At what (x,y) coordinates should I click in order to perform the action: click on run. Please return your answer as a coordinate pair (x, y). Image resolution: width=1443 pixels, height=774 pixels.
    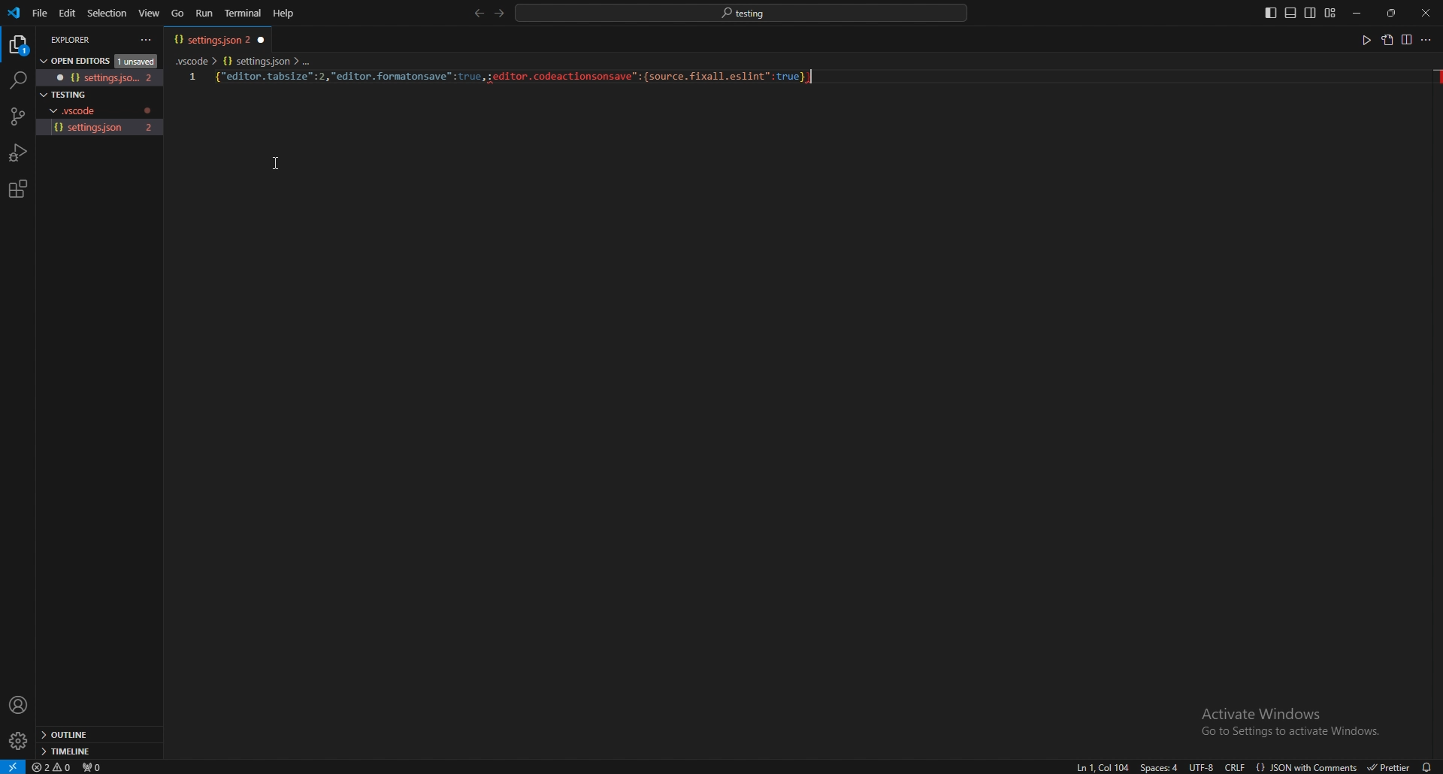
    Looking at the image, I should click on (1363, 41).